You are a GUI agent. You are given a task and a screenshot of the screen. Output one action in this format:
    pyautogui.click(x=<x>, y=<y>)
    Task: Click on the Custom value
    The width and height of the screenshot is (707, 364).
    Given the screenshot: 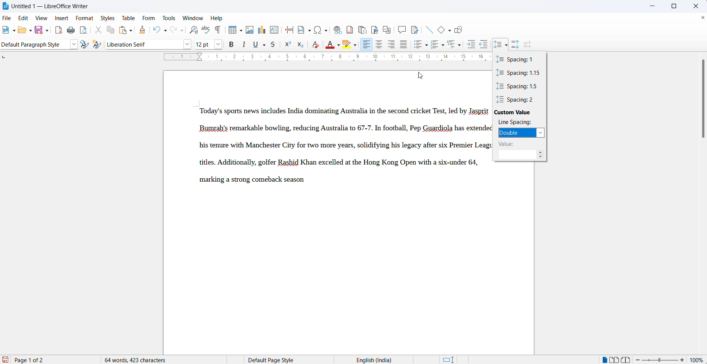 What is the action you would take?
    pyautogui.click(x=520, y=112)
    